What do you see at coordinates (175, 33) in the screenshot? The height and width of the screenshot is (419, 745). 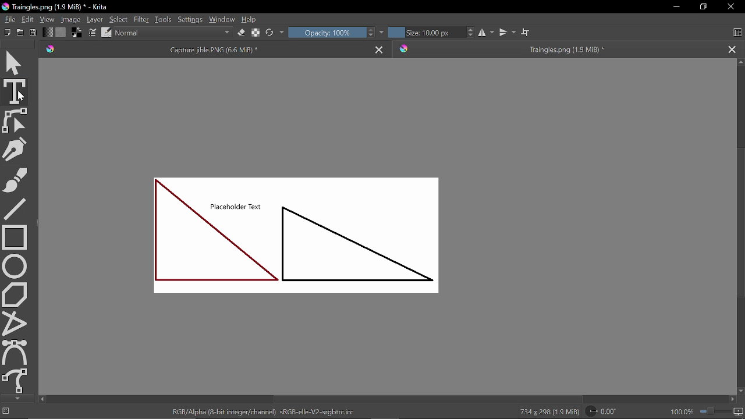 I see `Normal` at bounding box center [175, 33].